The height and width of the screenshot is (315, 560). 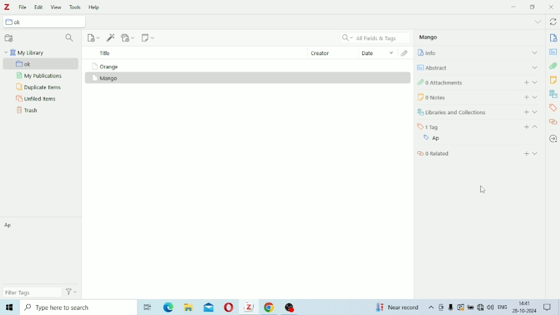 I want to click on My Library, so click(x=25, y=51).